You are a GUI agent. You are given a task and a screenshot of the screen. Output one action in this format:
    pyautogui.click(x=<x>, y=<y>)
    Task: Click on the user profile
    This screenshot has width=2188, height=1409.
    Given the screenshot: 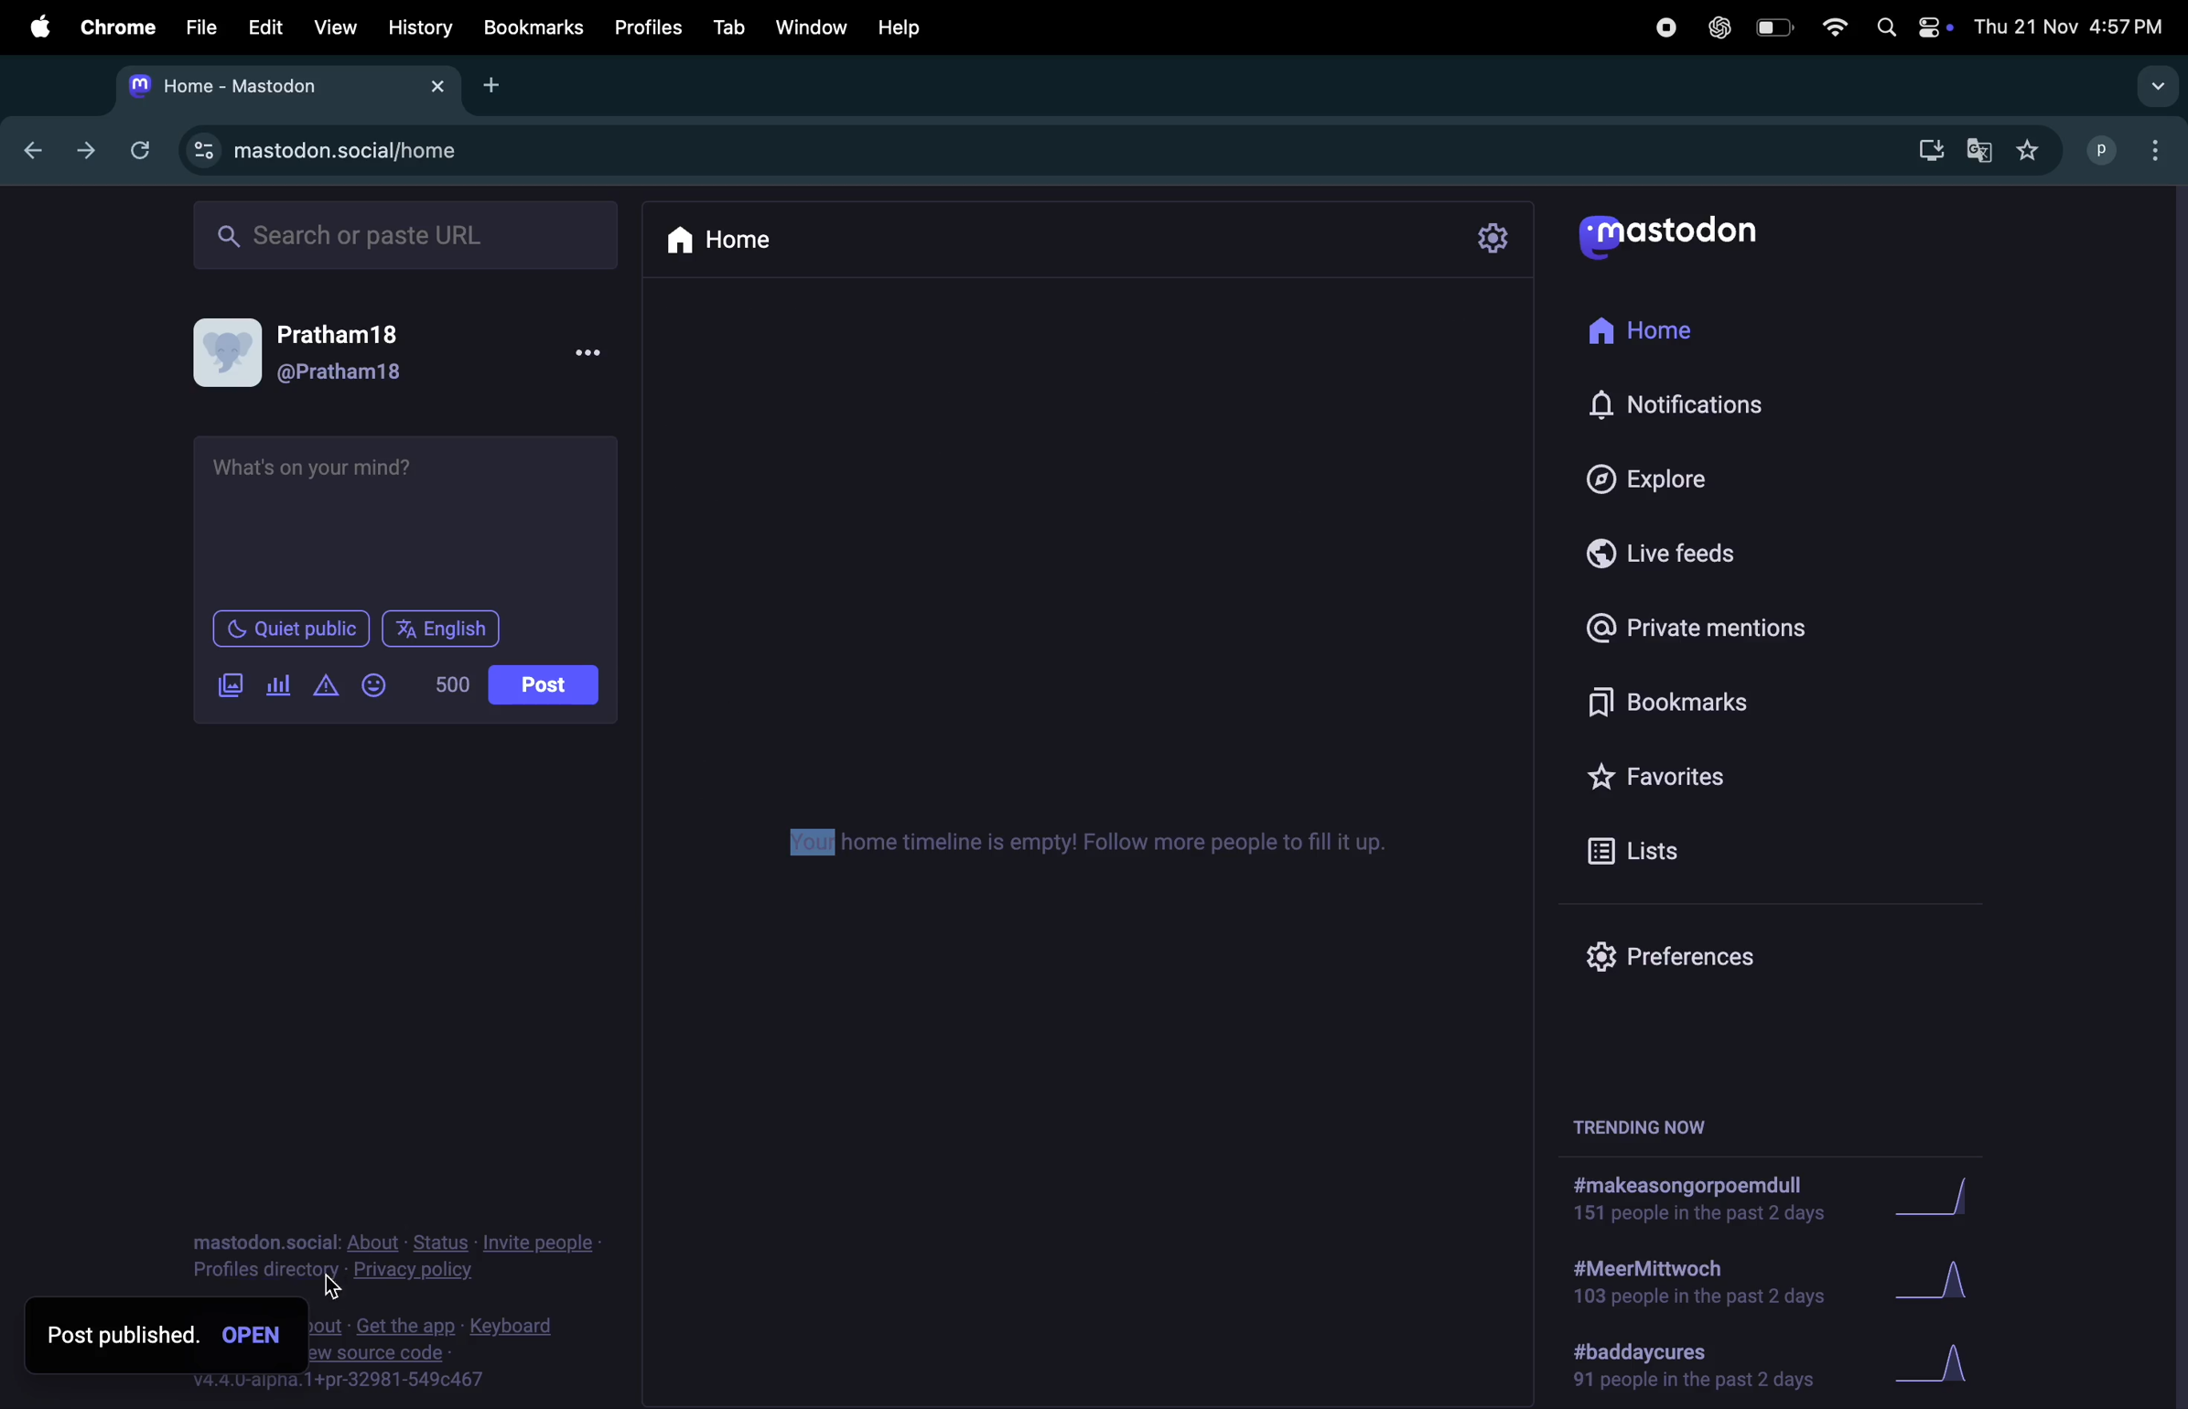 What is the action you would take?
    pyautogui.click(x=408, y=357)
    